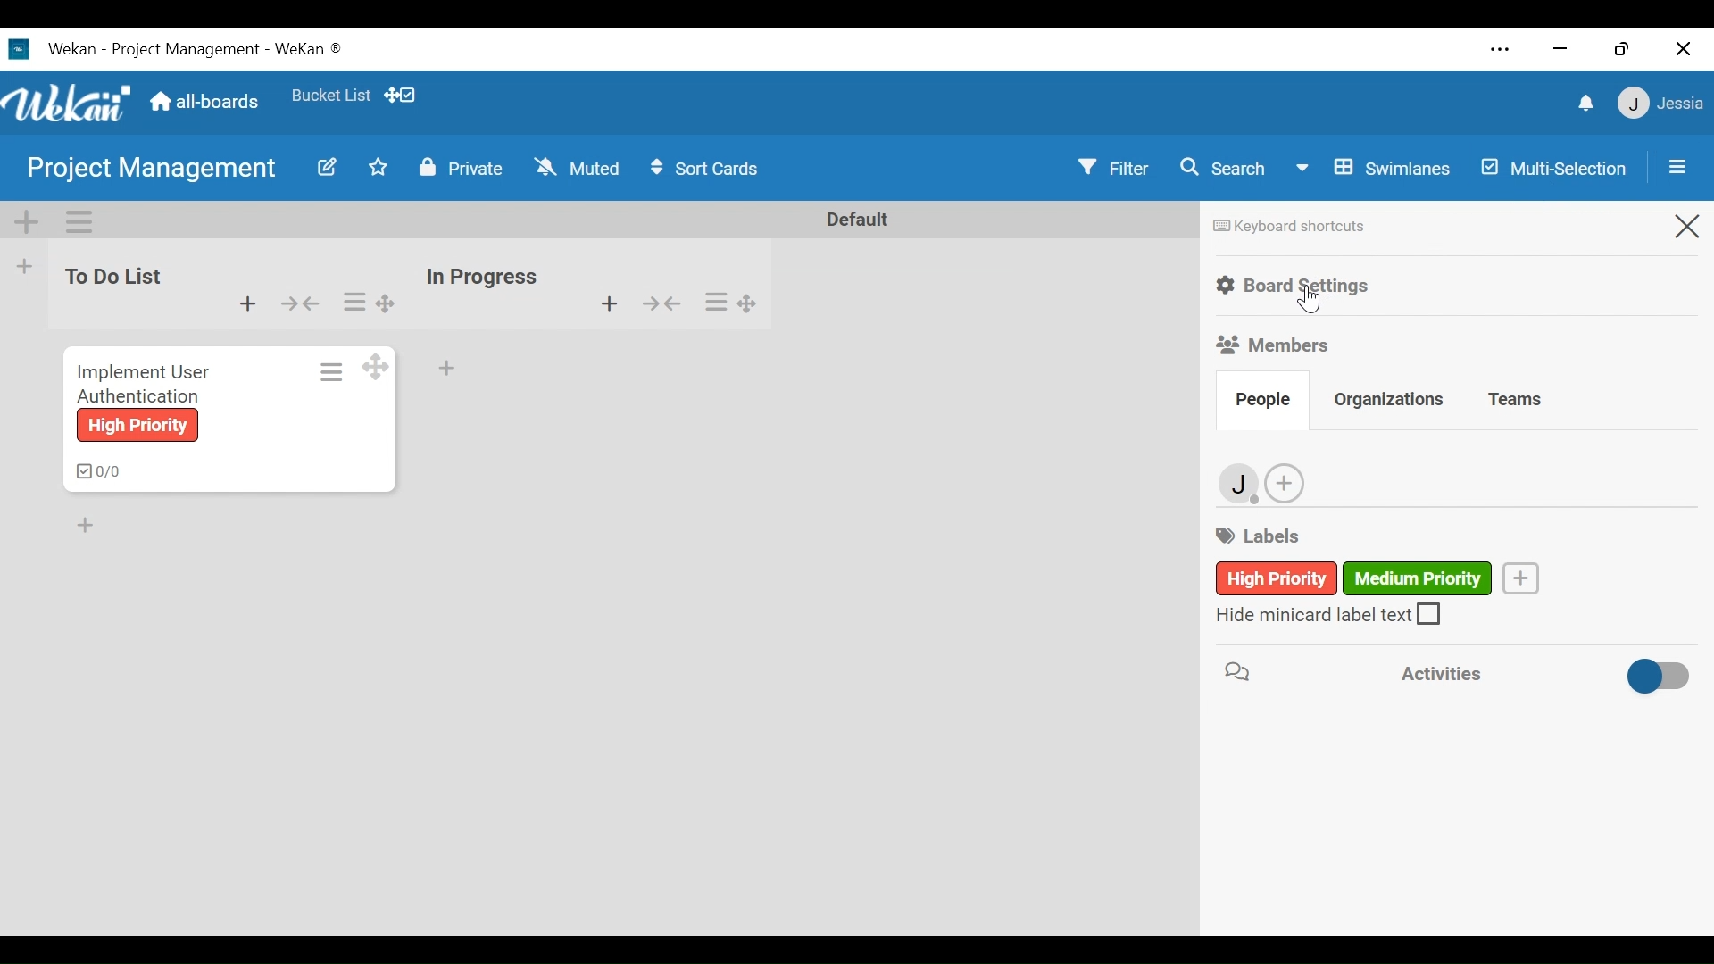  What do you see at coordinates (1588, 104) in the screenshot?
I see `notifications` at bounding box center [1588, 104].